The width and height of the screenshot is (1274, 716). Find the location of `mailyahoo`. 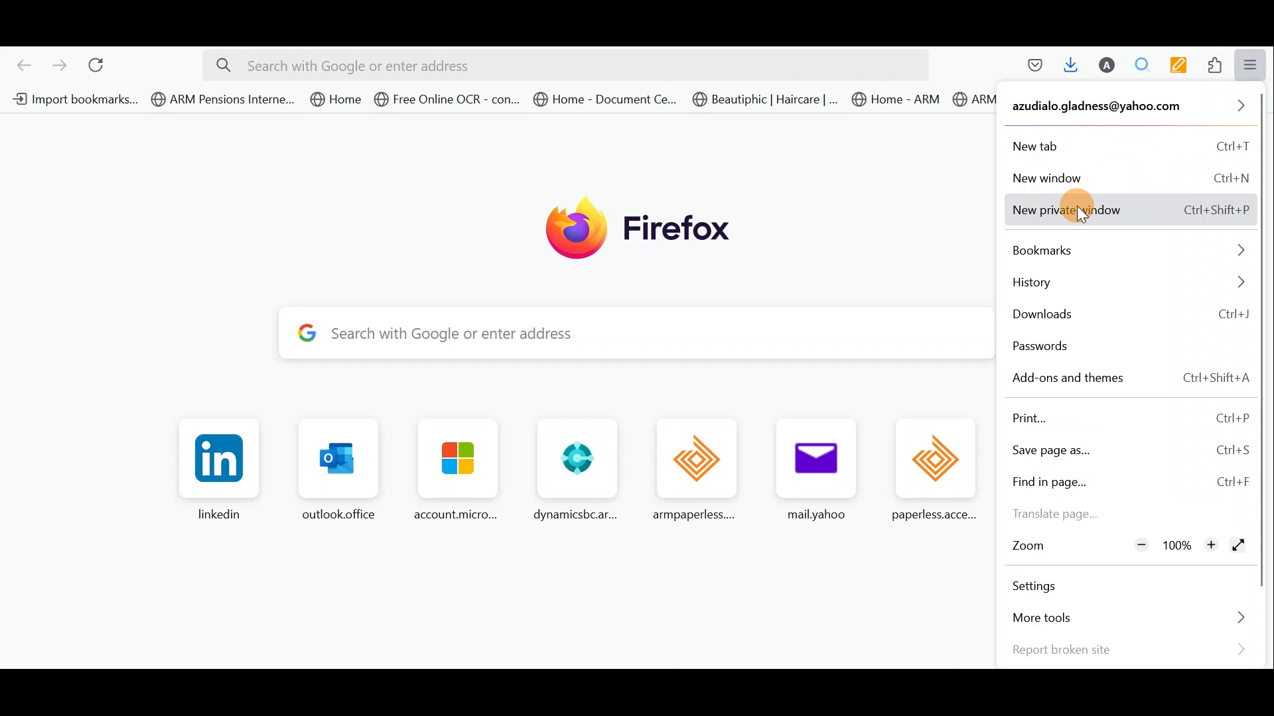

mailyahoo is located at coordinates (809, 472).